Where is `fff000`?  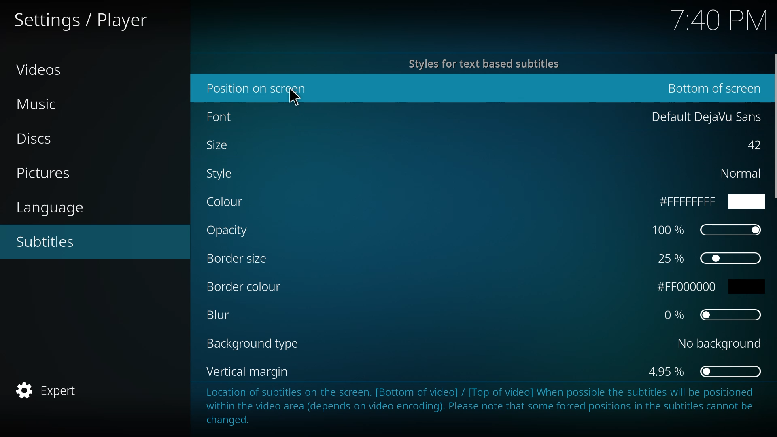
fff000 is located at coordinates (715, 287).